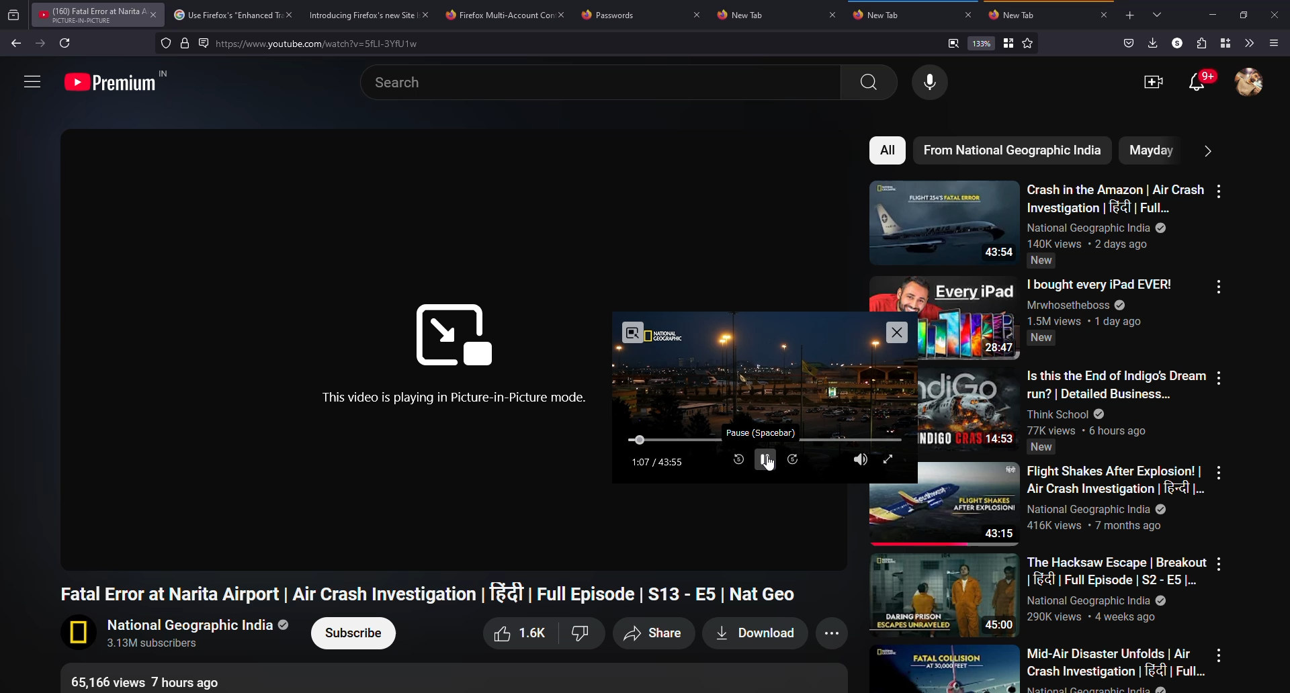 The image size is (1290, 693). I want to click on view, so click(953, 43).